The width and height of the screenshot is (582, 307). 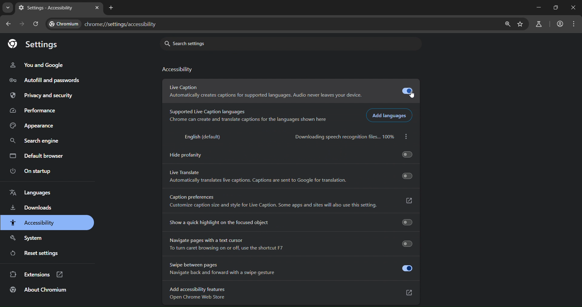 I want to click on go forward one page, so click(x=22, y=25).